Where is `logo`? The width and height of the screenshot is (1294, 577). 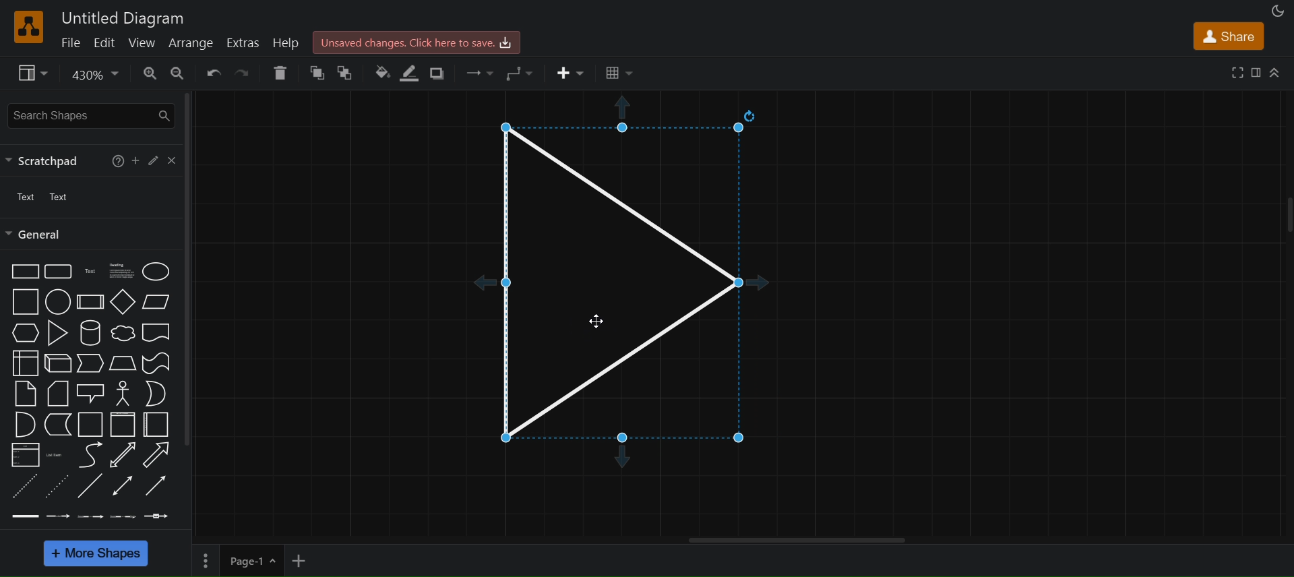
logo is located at coordinates (27, 27).